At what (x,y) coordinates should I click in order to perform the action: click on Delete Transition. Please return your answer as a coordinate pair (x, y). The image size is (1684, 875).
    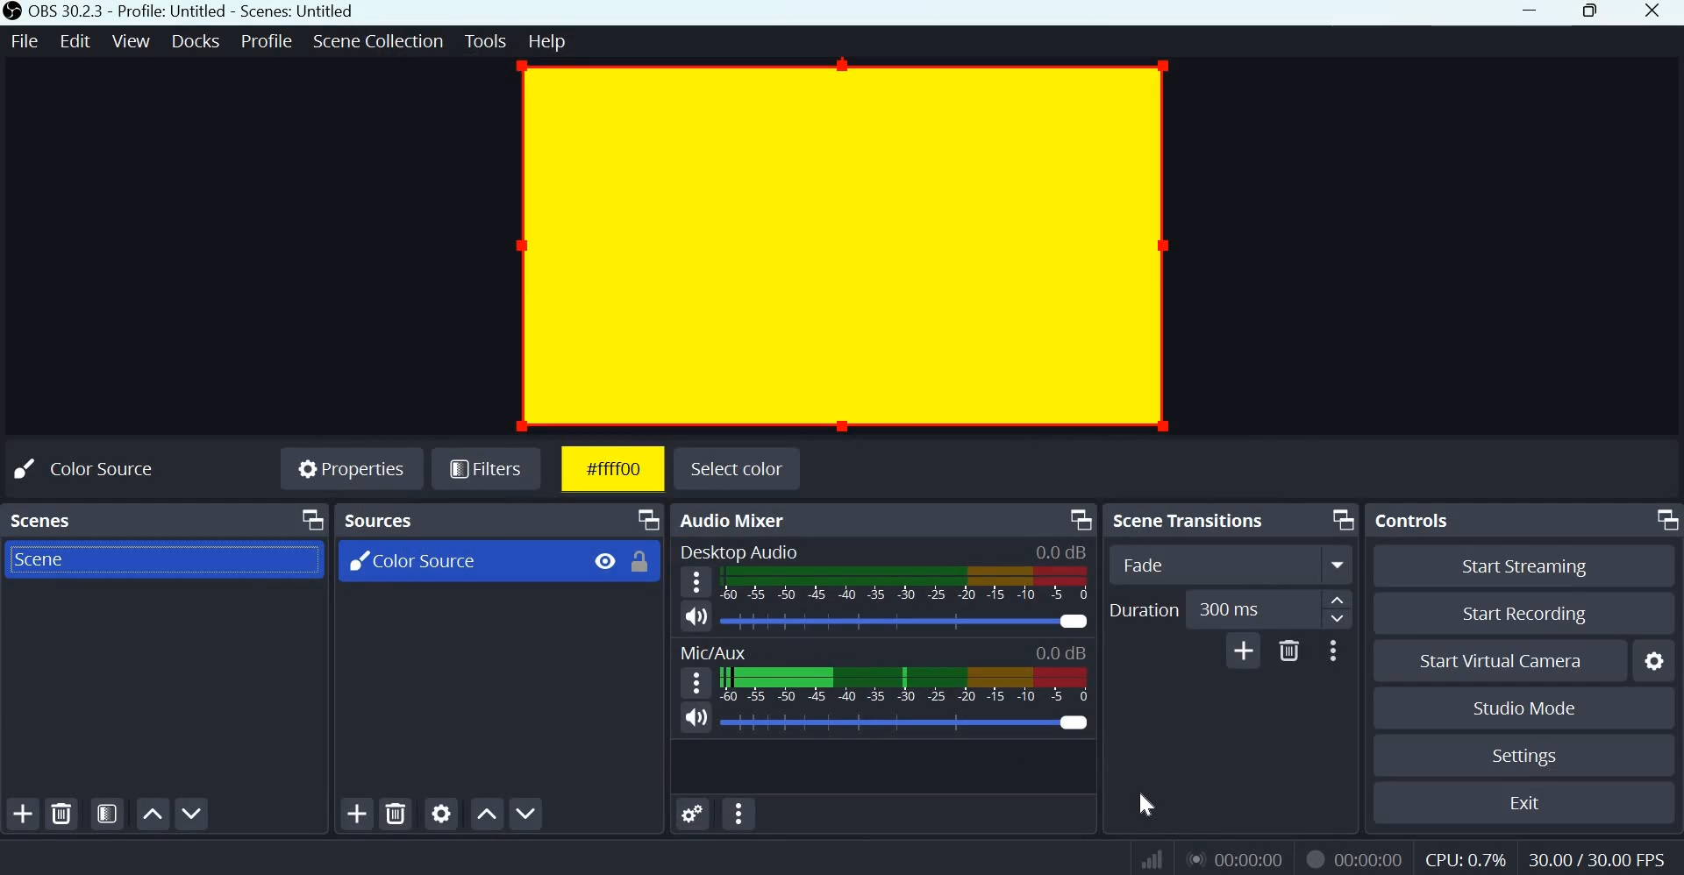
    Looking at the image, I should click on (1290, 650).